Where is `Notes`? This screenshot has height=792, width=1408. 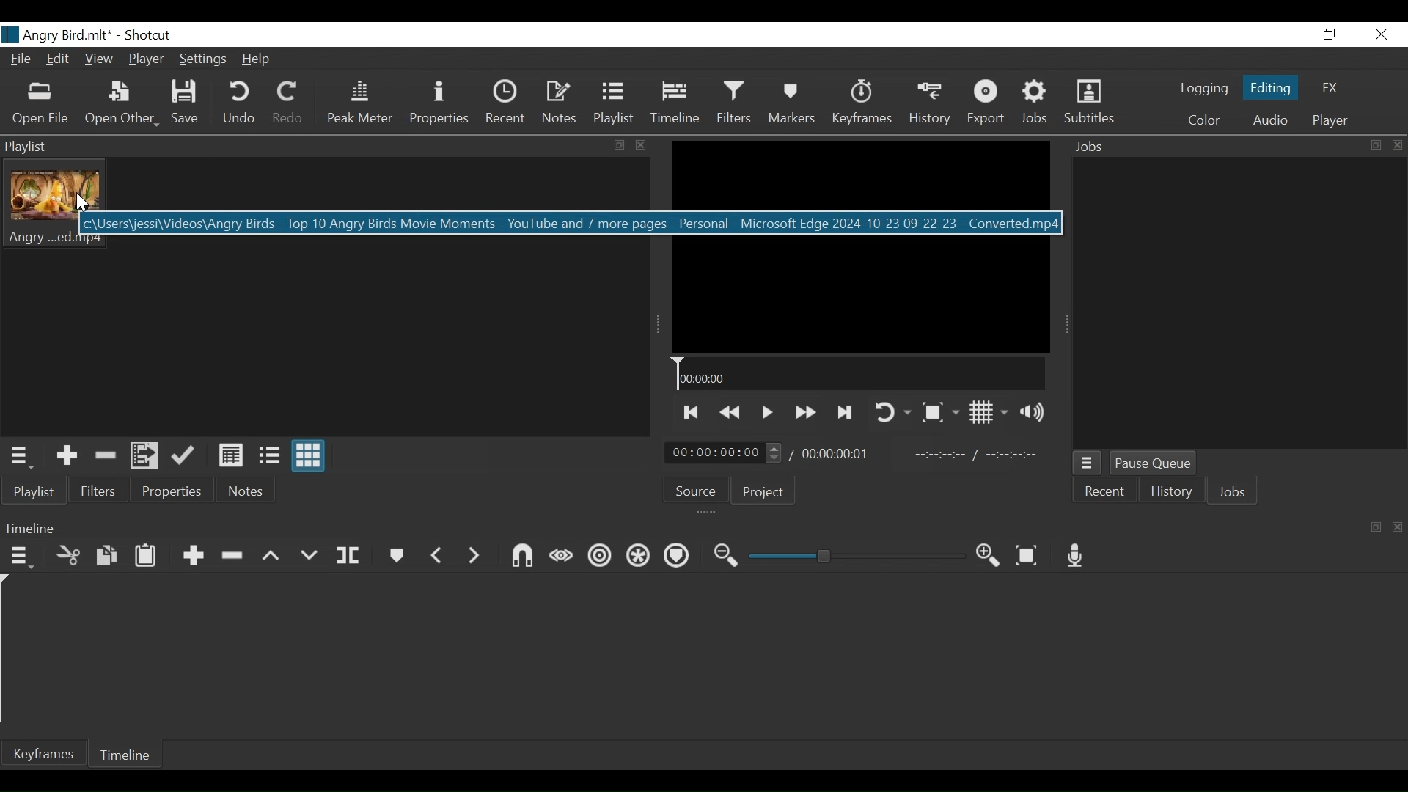
Notes is located at coordinates (247, 488).